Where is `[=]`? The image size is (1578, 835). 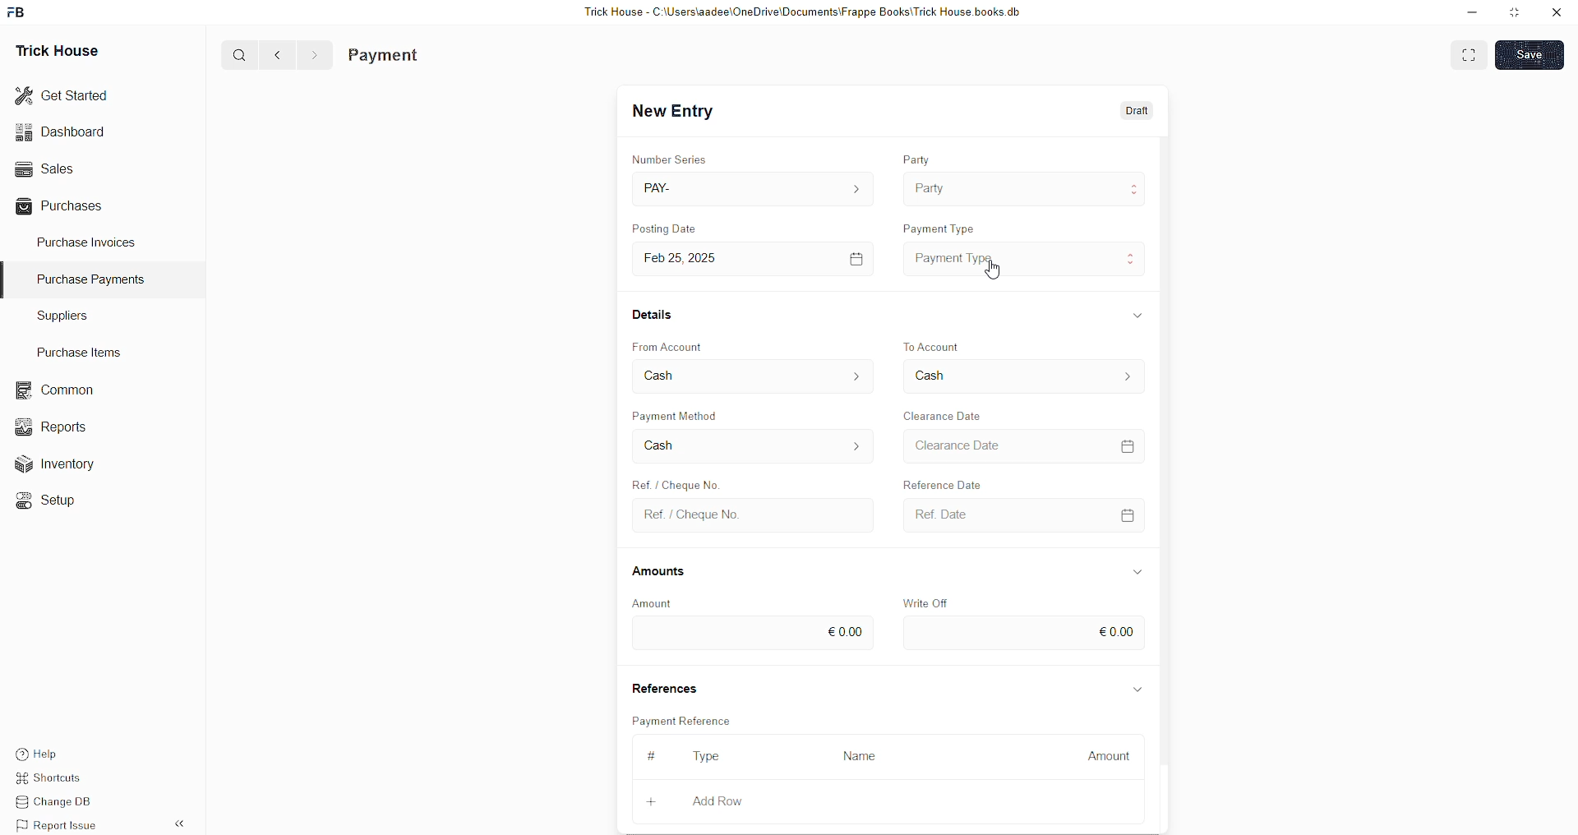
[=] is located at coordinates (857, 258).